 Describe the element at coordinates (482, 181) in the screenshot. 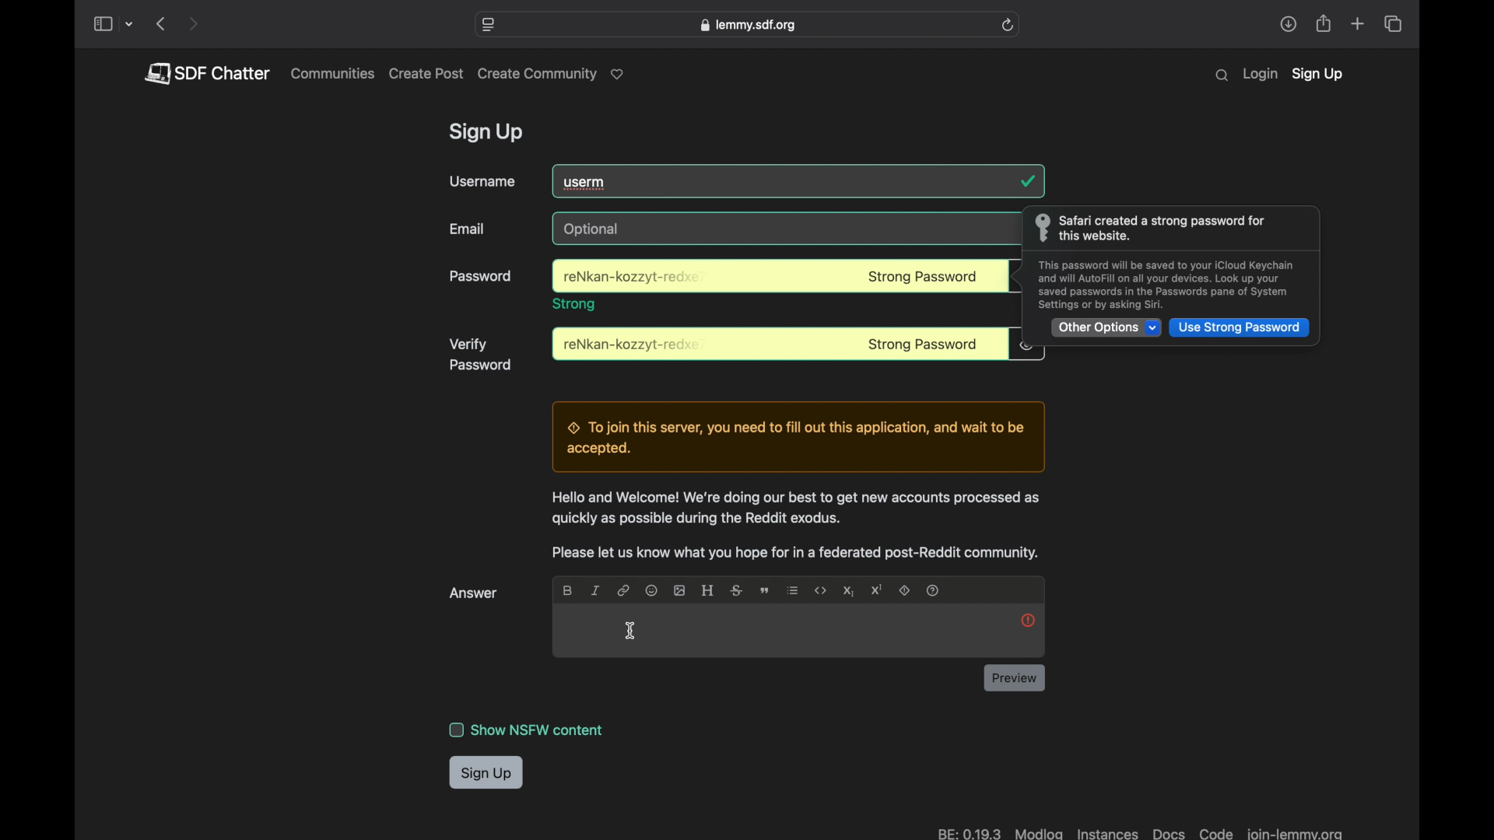

I see `username` at that location.